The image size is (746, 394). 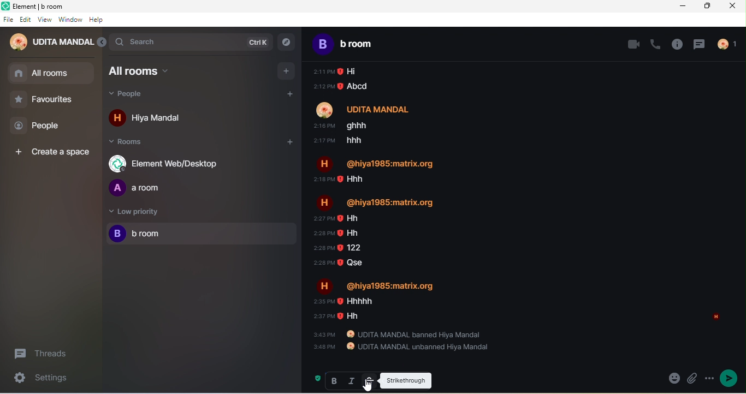 What do you see at coordinates (36, 379) in the screenshot?
I see `settings` at bounding box center [36, 379].